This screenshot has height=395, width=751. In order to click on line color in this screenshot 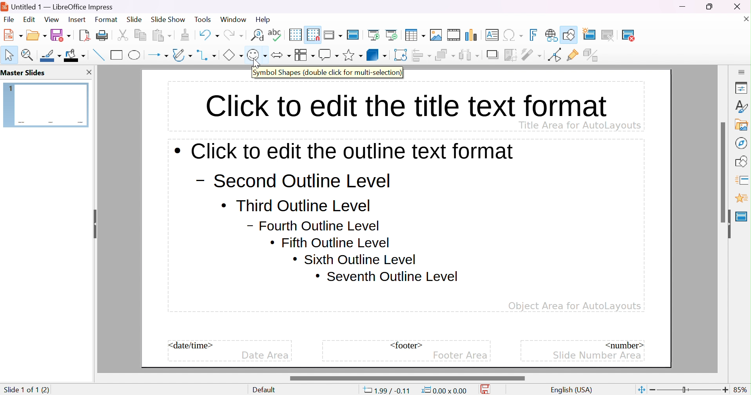, I will do `click(51, 56)`.